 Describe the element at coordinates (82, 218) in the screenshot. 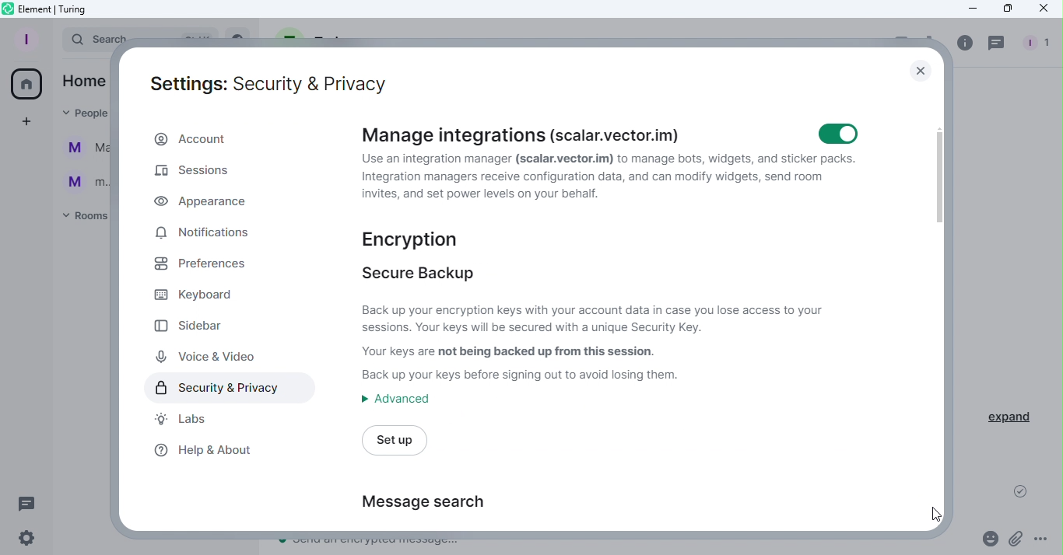

I see `Rooms` at that location.